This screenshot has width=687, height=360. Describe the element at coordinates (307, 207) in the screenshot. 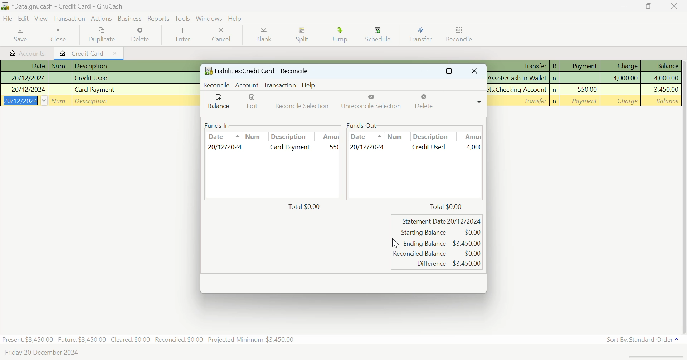

I see `Total $0.00` at that location.